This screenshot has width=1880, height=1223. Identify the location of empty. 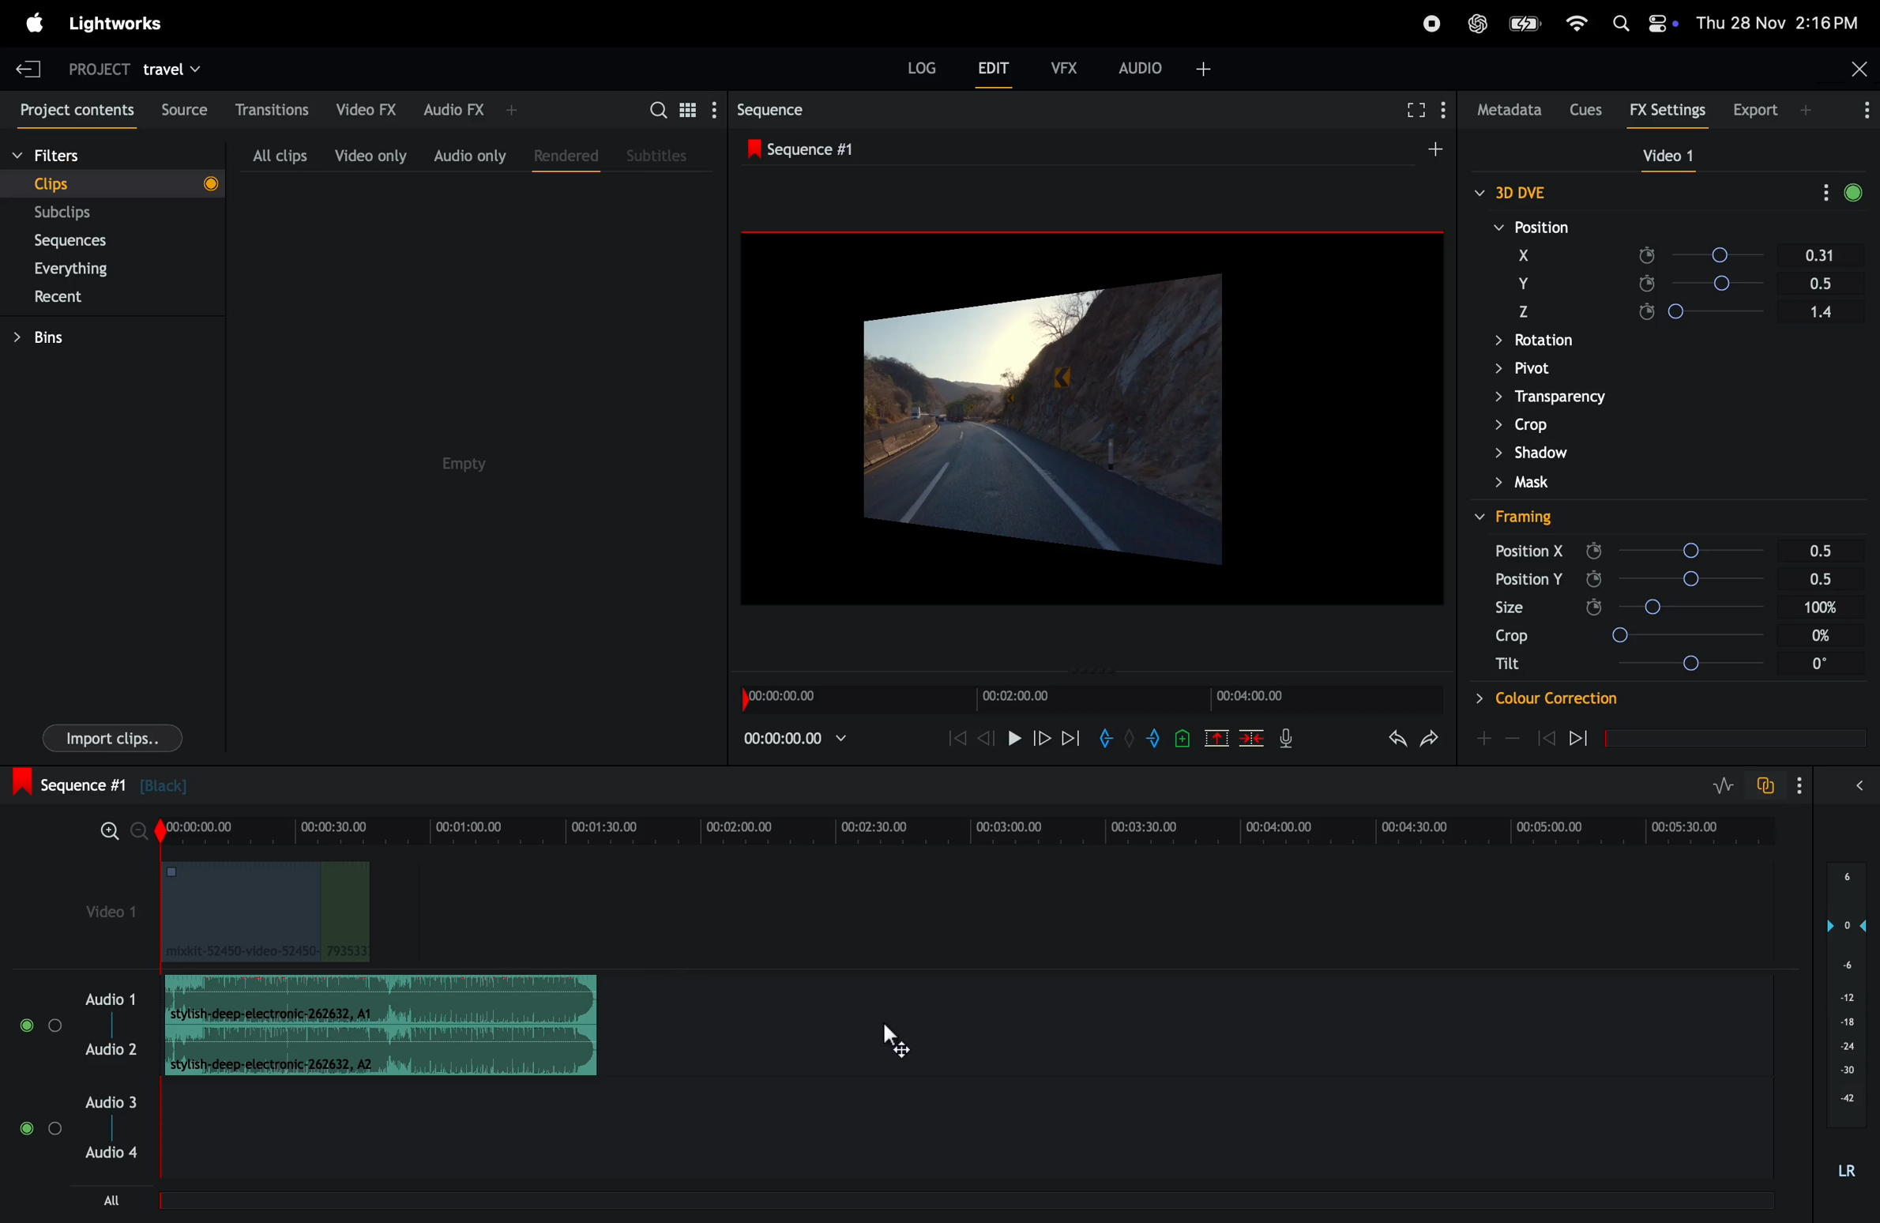
(468, 464).